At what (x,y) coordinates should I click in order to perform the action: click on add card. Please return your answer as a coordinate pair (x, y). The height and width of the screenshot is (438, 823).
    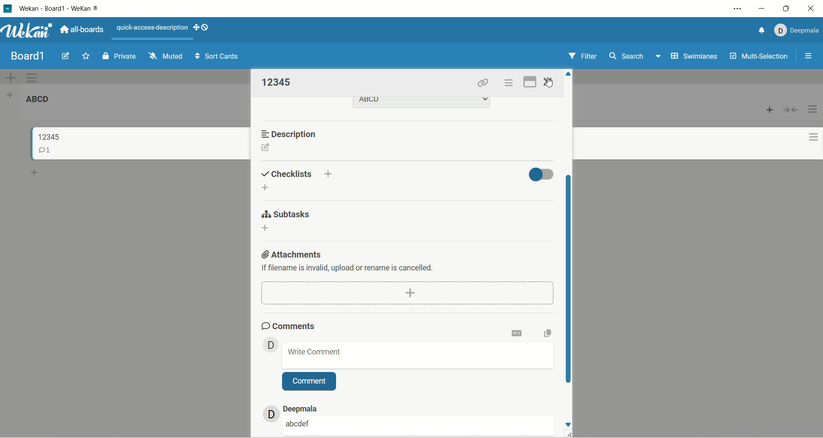
    Looking at the image, I should click on (35, 173).